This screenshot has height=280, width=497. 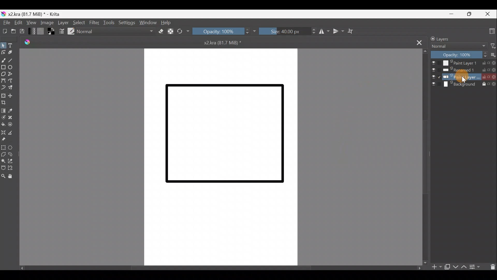 I want to click on Help, so click(x=167, y=22).